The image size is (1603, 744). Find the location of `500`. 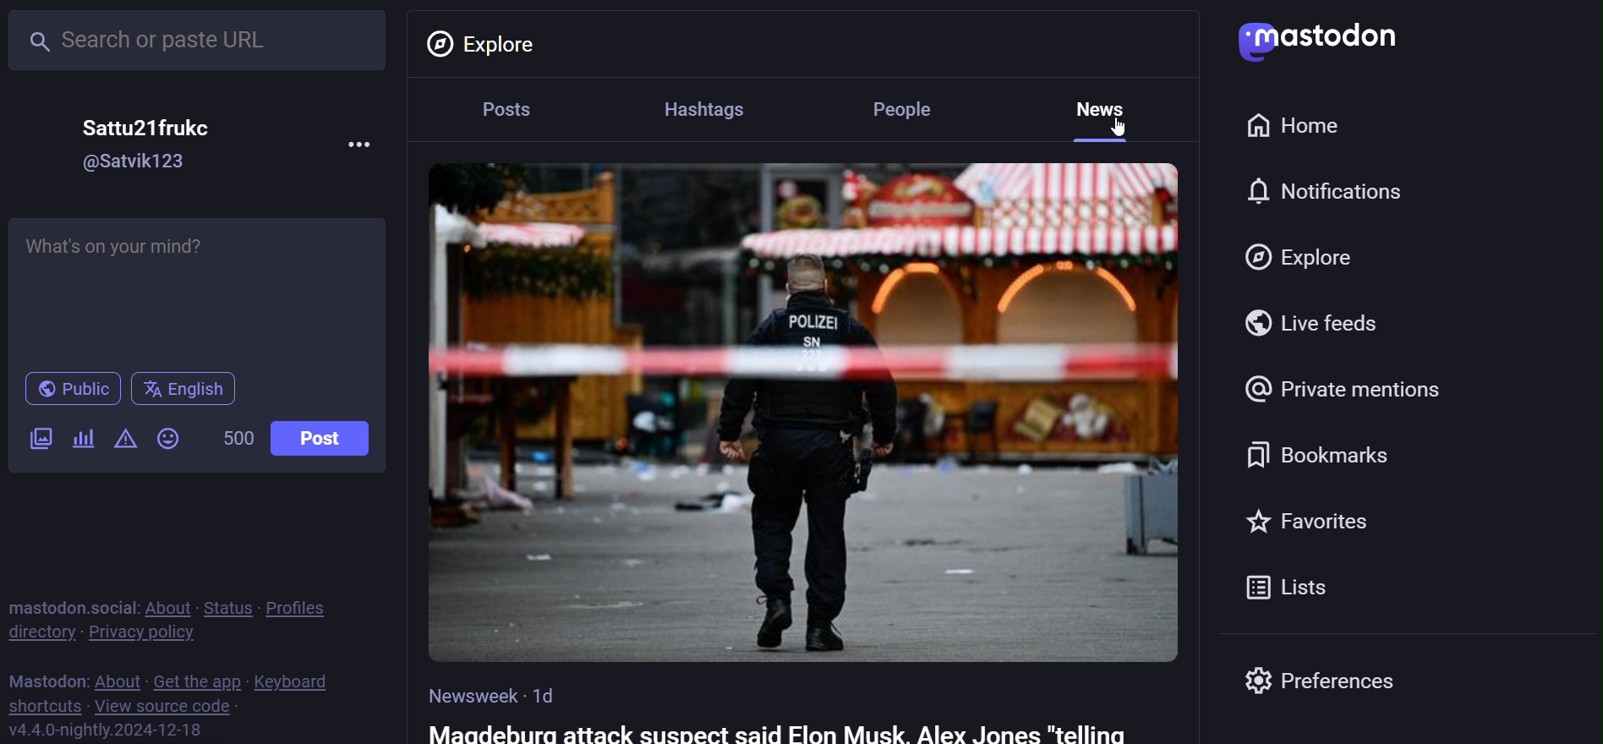

500 is located at coordinates (238, 440).